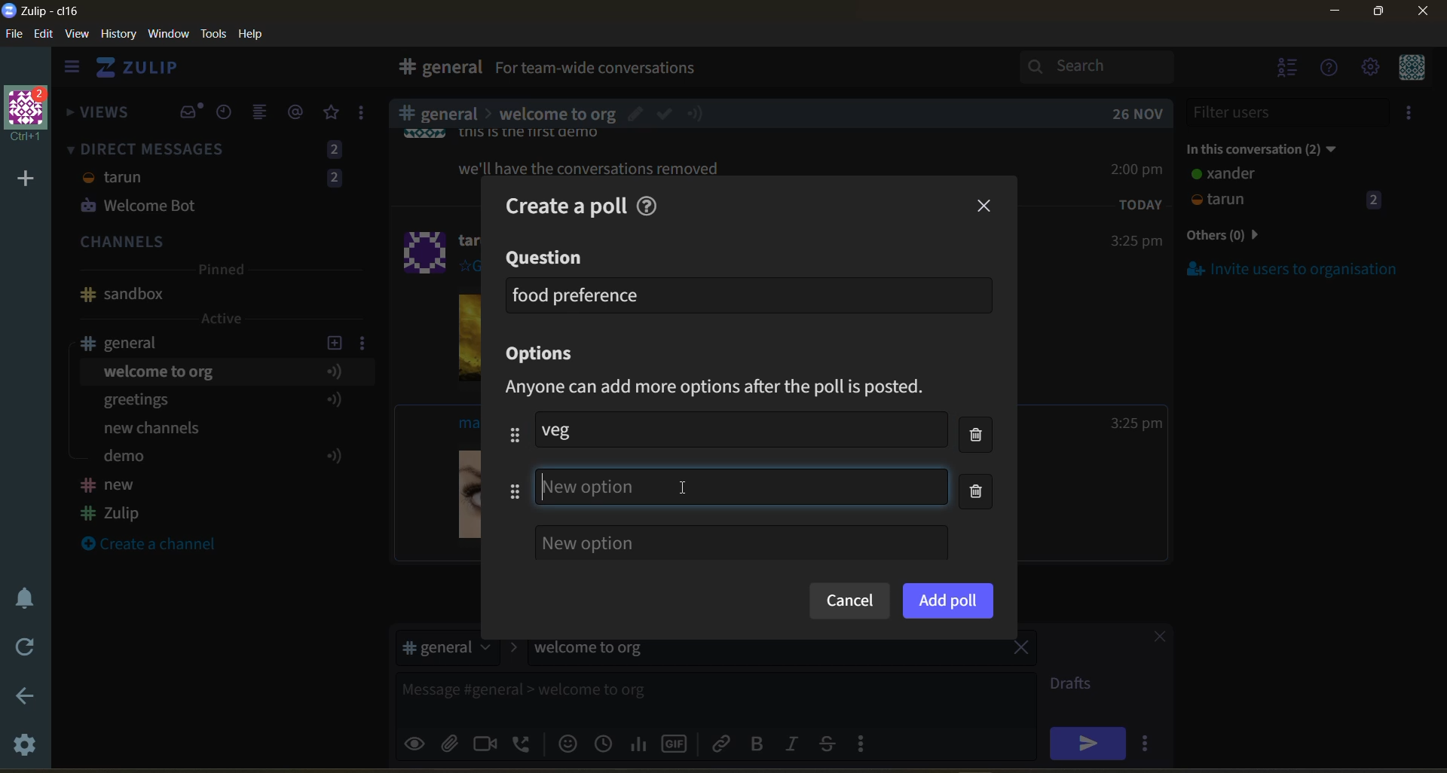 This screenshot has height=773, width=1447. I want to click on channel settings, so click(366, 342).